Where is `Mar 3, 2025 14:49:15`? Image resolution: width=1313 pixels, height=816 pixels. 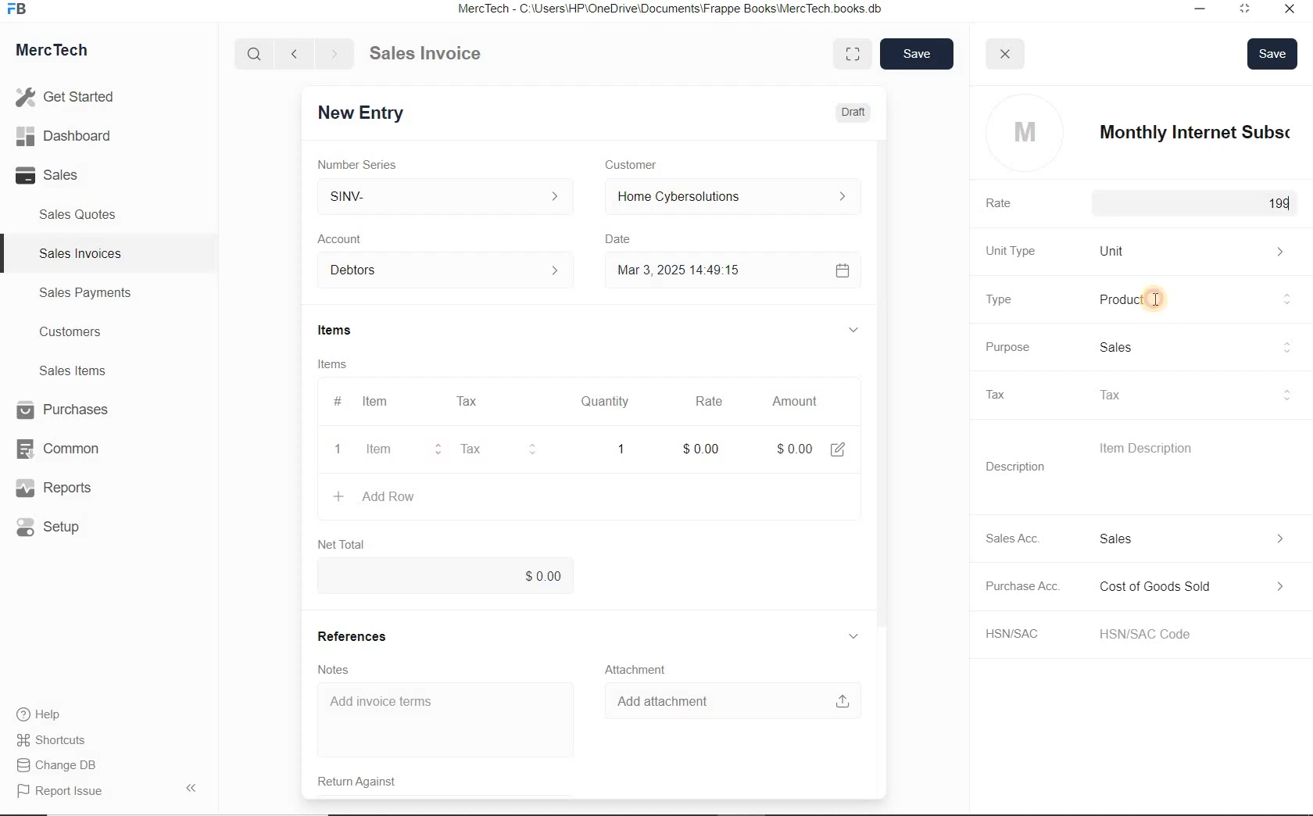
Mar 3, 2025 14:49:15 is located at coordinates (676, 272).